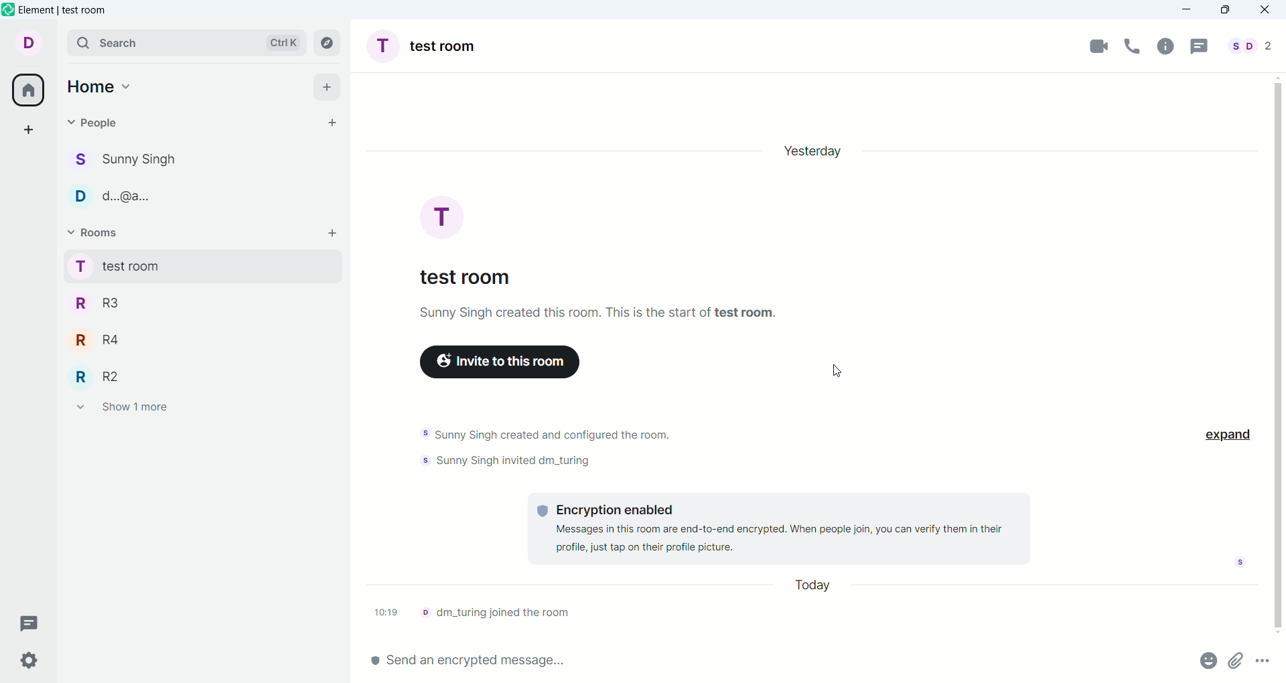 This screenshot has width=1286, height=683. What do you see at coordinates (1240, 562) in the screenshot?
I see `seen by notification` at bounding box center [1240, 562].